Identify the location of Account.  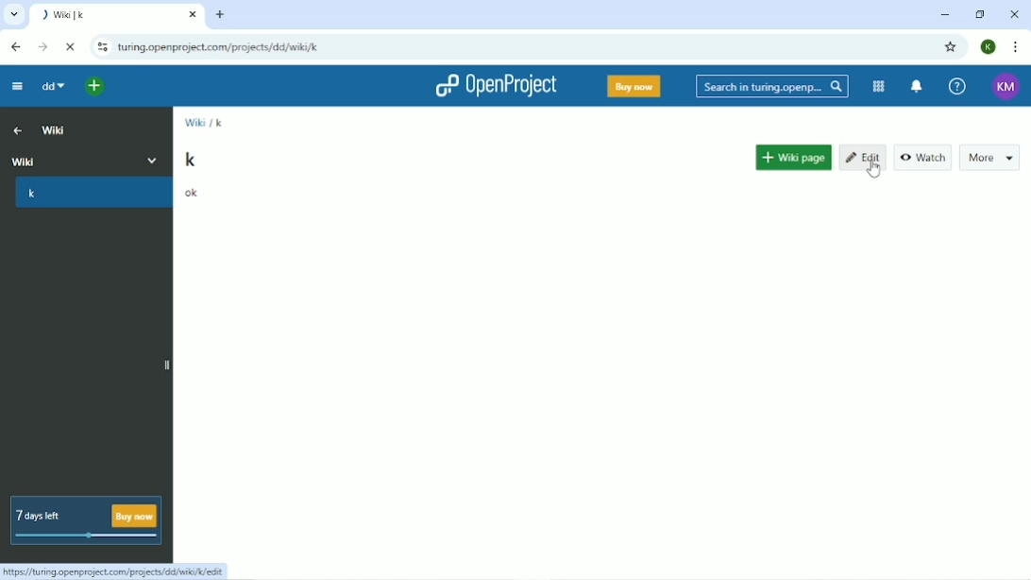
(989, 46).